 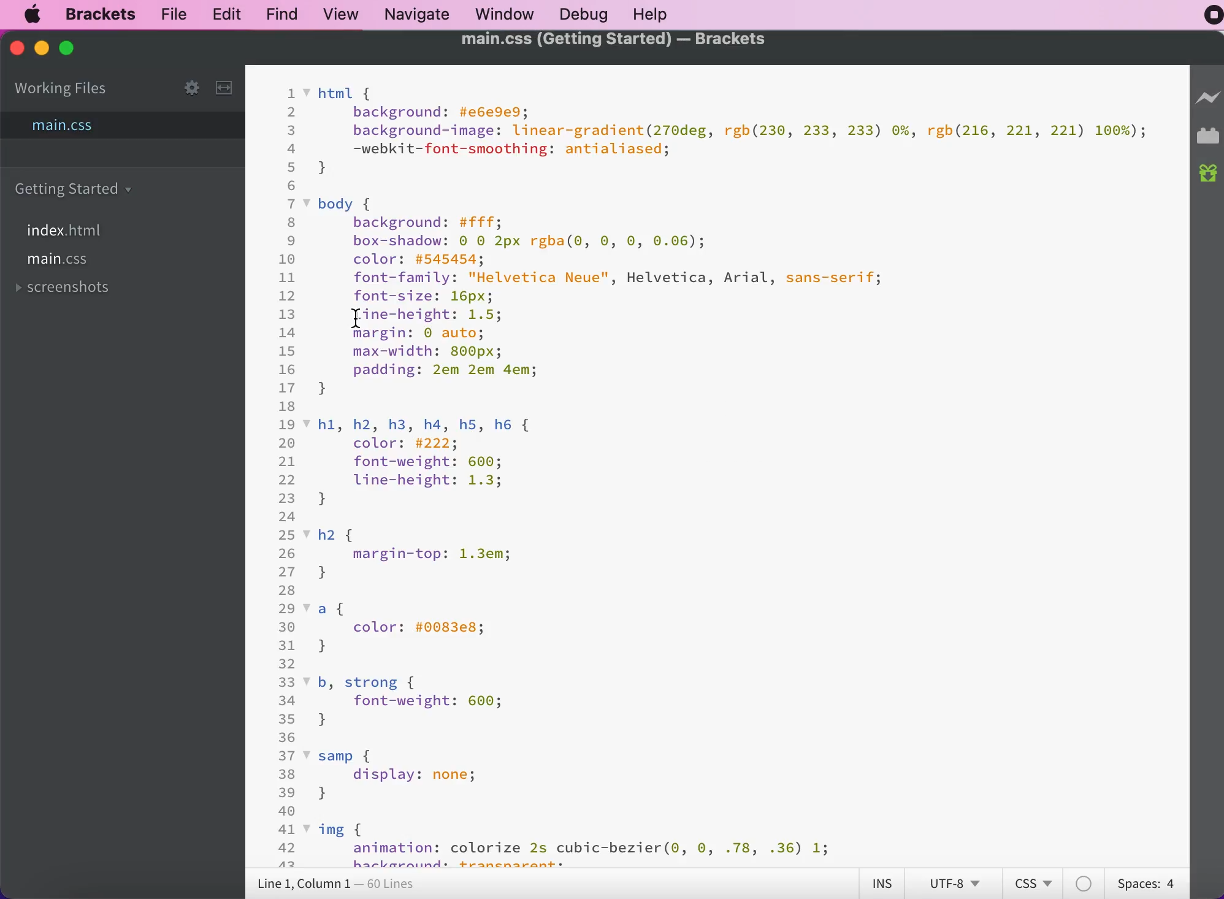 I want to click on line 1, column 1 - 60 lines, so click(x=343, y=882).